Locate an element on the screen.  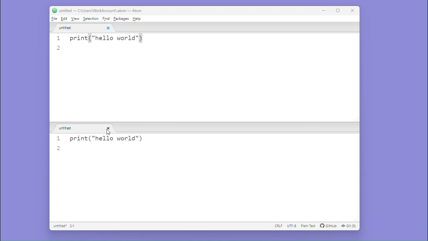
Git (0) is located at coordinates (349, 227).